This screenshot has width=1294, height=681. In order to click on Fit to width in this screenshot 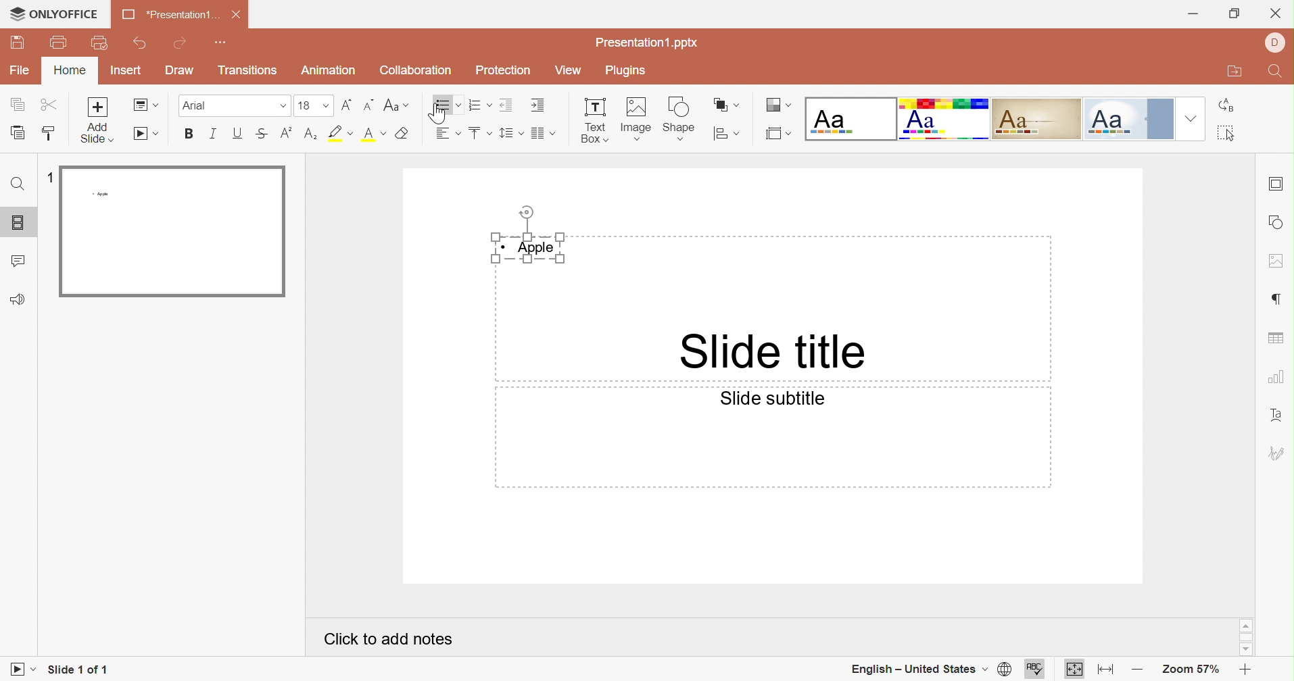, I will do `click(1109, 670)`.